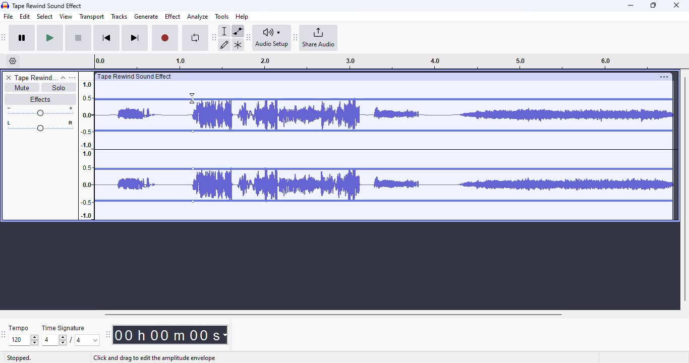 This screenshot has width=689, height=363. Describe the element at coordinates (173, 16) in the screenshot. I see `effect` at that location.